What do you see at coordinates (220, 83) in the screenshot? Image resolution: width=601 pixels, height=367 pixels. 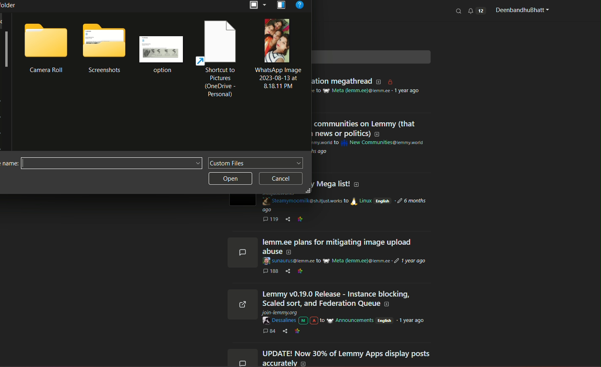 I see `Shortcut to Pictures (OneDrive - Personal)` at bounding box center [220, 83].